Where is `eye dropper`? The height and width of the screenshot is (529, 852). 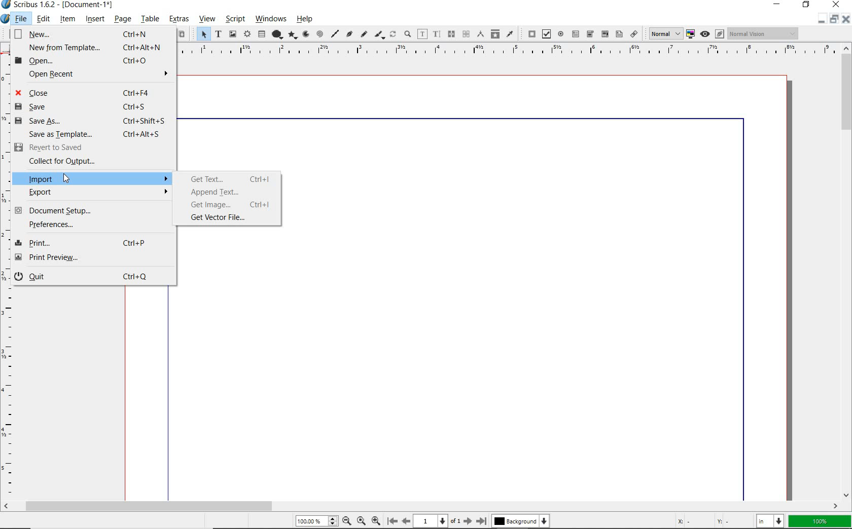 eye dropper is located at coordinates (510, 34).